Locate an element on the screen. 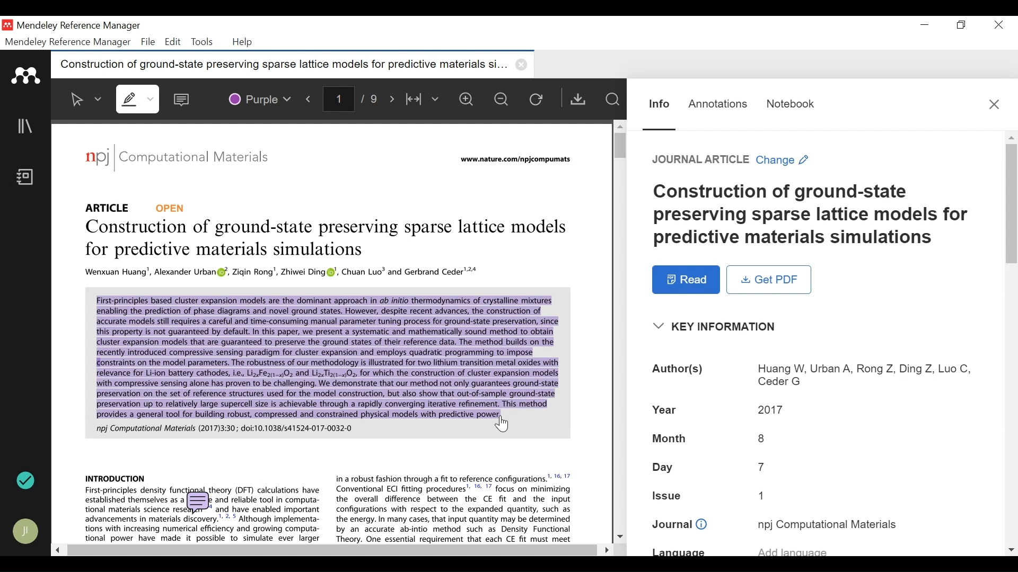 Image resolution: width=1018 pixels, height=572 pixels. Scroll Left is located at coordinates (56, 549).